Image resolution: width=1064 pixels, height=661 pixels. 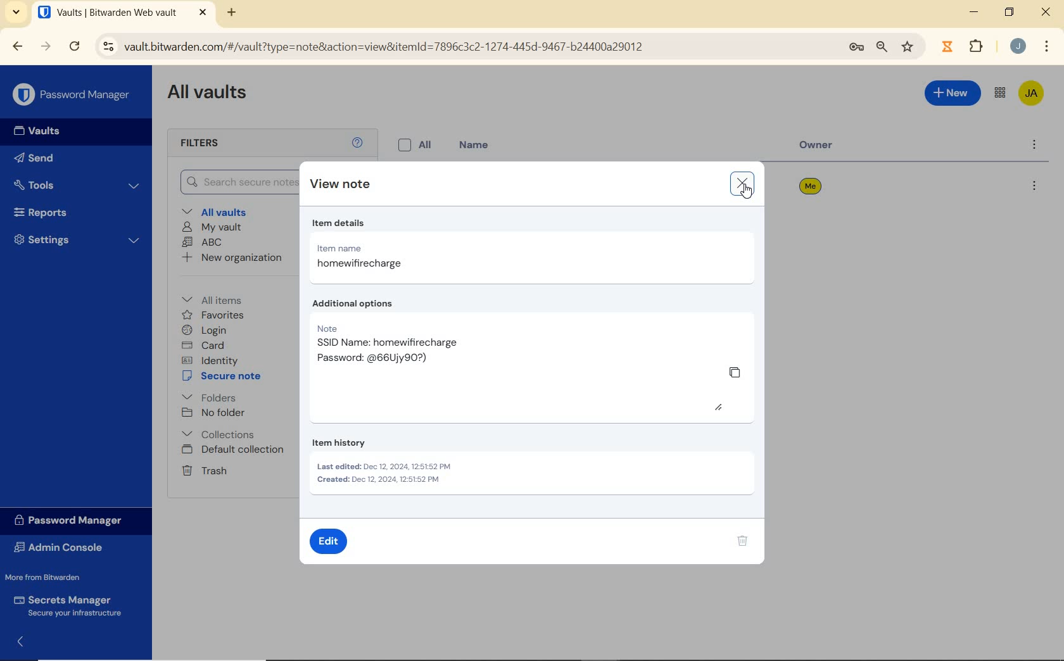 I want to click on item details, so click(x=343, y=223).